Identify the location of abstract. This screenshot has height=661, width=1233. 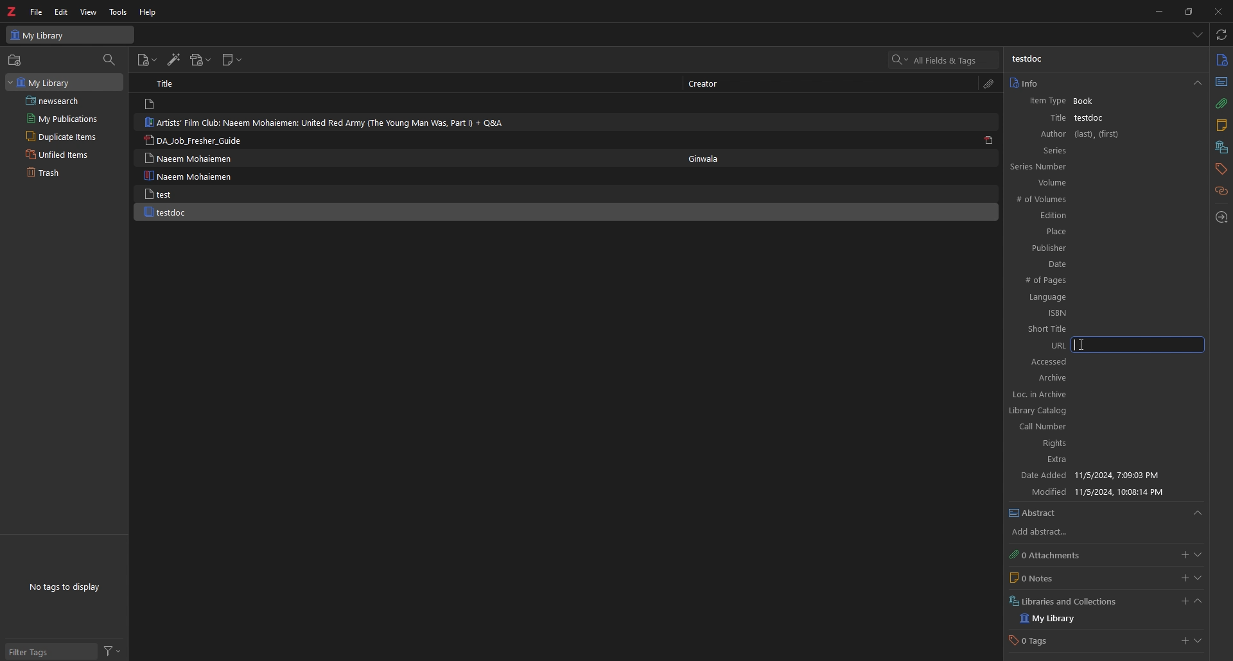
(1220, 82).